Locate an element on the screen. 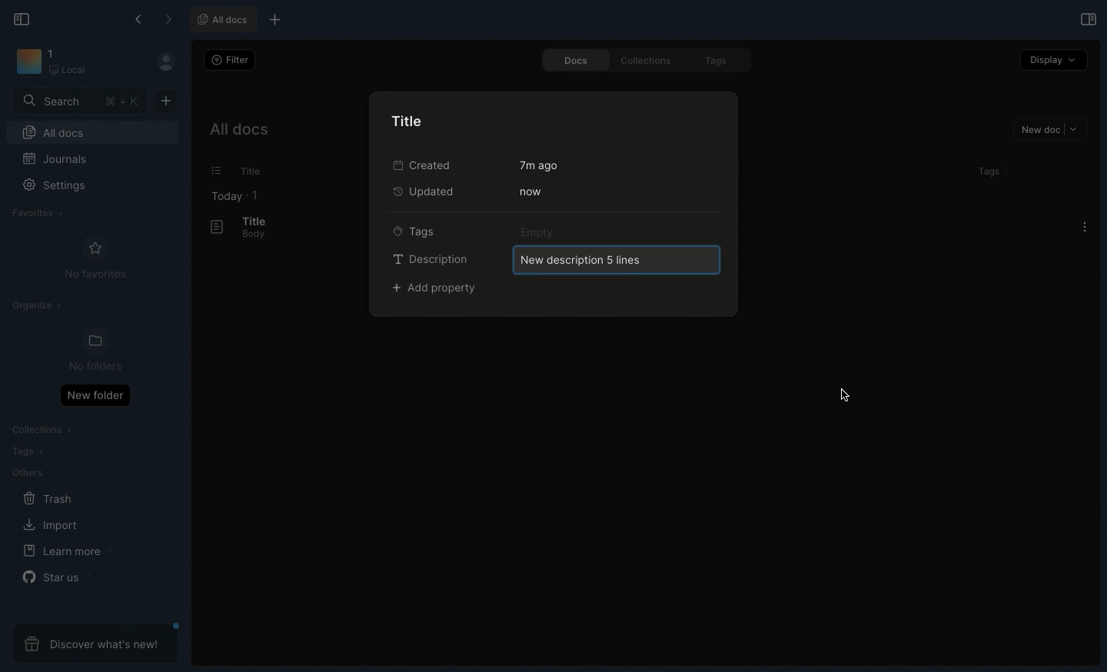 The image size is (1107, 672). Search is located at coordinates (81, 100).